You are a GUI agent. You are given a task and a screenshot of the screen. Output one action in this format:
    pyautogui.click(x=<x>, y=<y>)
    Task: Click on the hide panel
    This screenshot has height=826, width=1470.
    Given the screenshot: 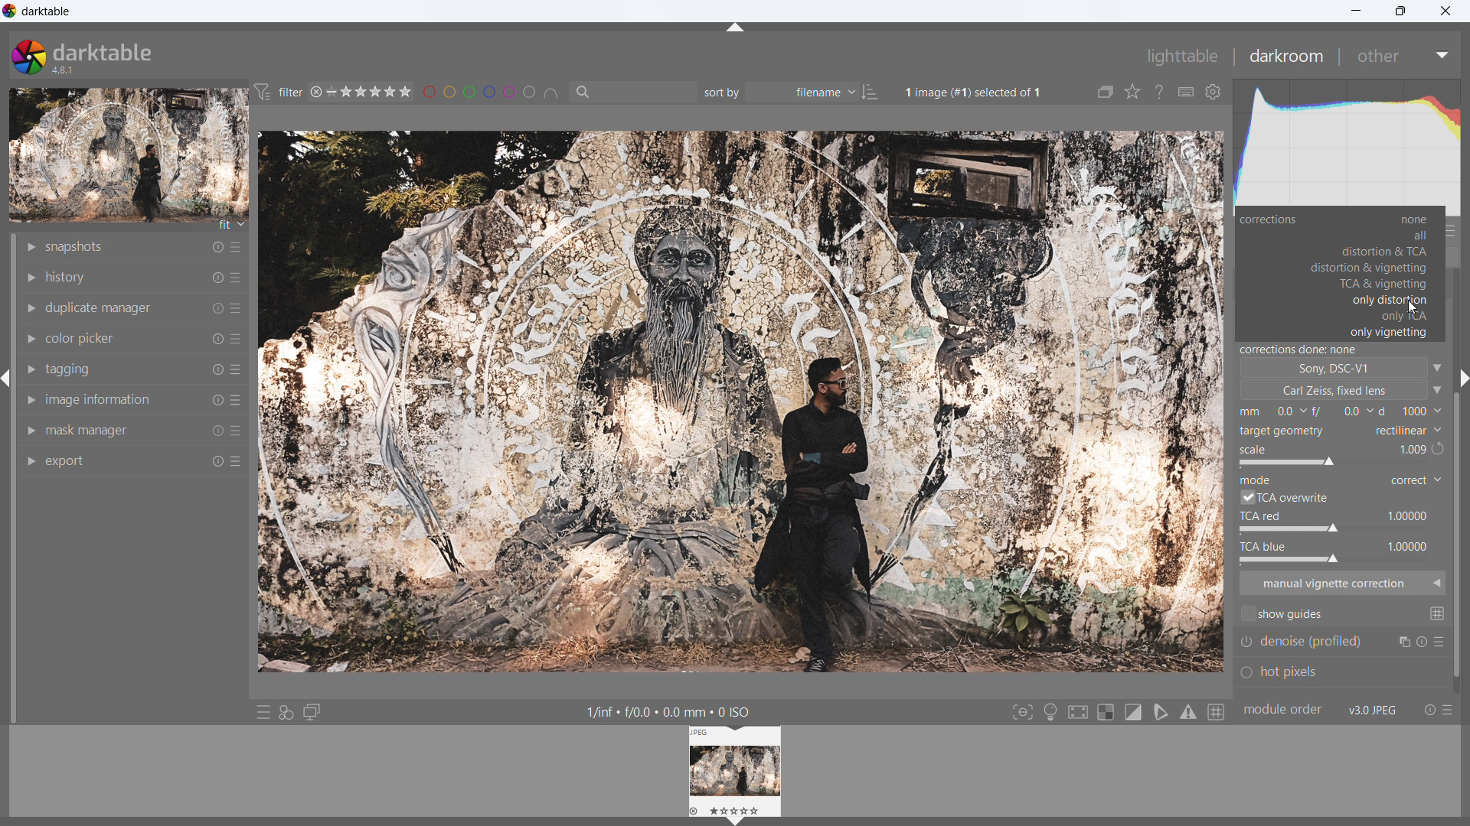 What is the action you would take?
    pyautogui.click(x=737, y=28)
    